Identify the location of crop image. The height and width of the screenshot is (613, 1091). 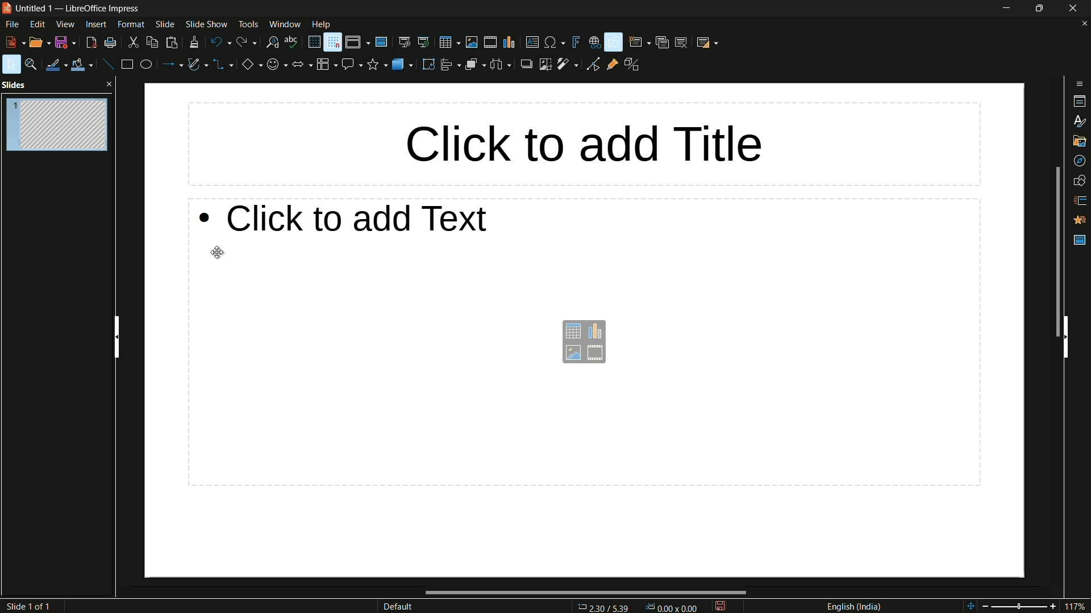
(547, 65).